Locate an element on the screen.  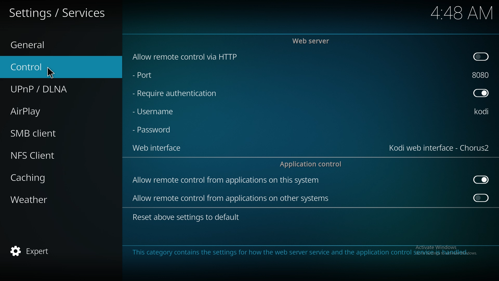
caching is located at coordinates (42, 178).